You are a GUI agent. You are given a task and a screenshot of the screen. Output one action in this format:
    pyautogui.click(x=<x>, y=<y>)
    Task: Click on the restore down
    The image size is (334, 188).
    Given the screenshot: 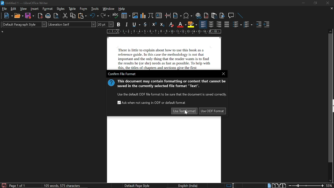 What is the action you would take?
    pyautogui.click(x=315, y=3)
    